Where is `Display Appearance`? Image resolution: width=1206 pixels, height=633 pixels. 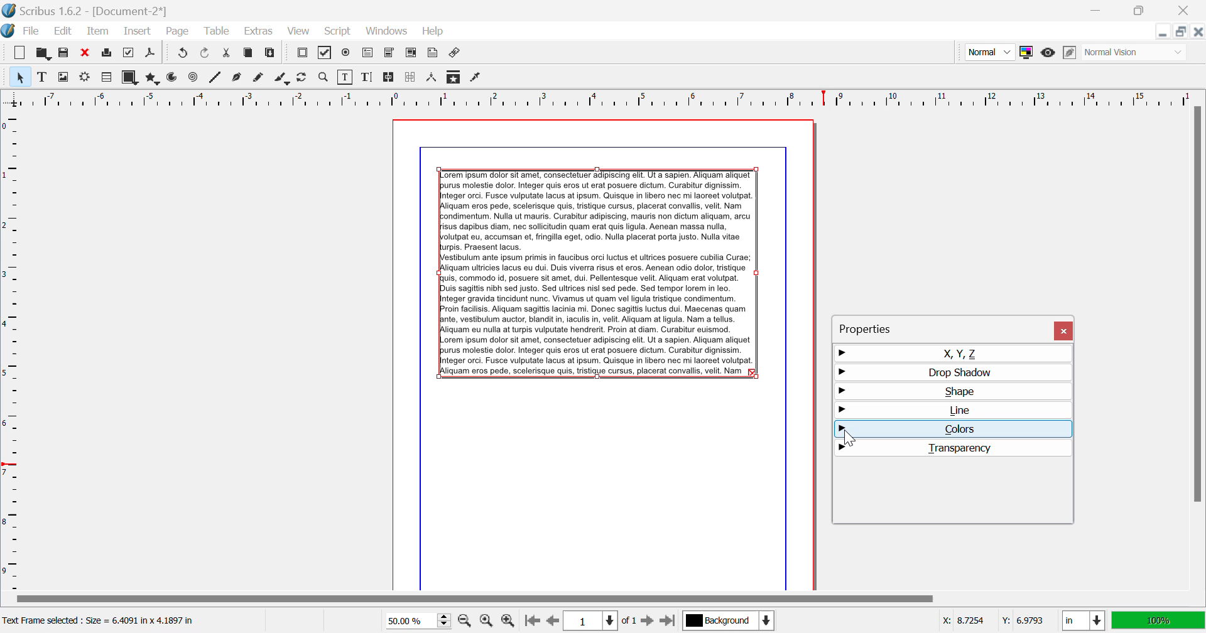
Display Appearance is located at coordinates (1158, 620).